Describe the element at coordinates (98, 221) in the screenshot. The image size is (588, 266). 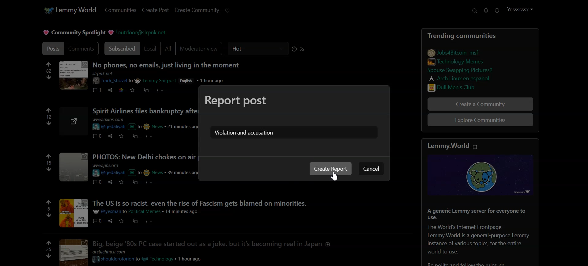
I see `comments` at that location.